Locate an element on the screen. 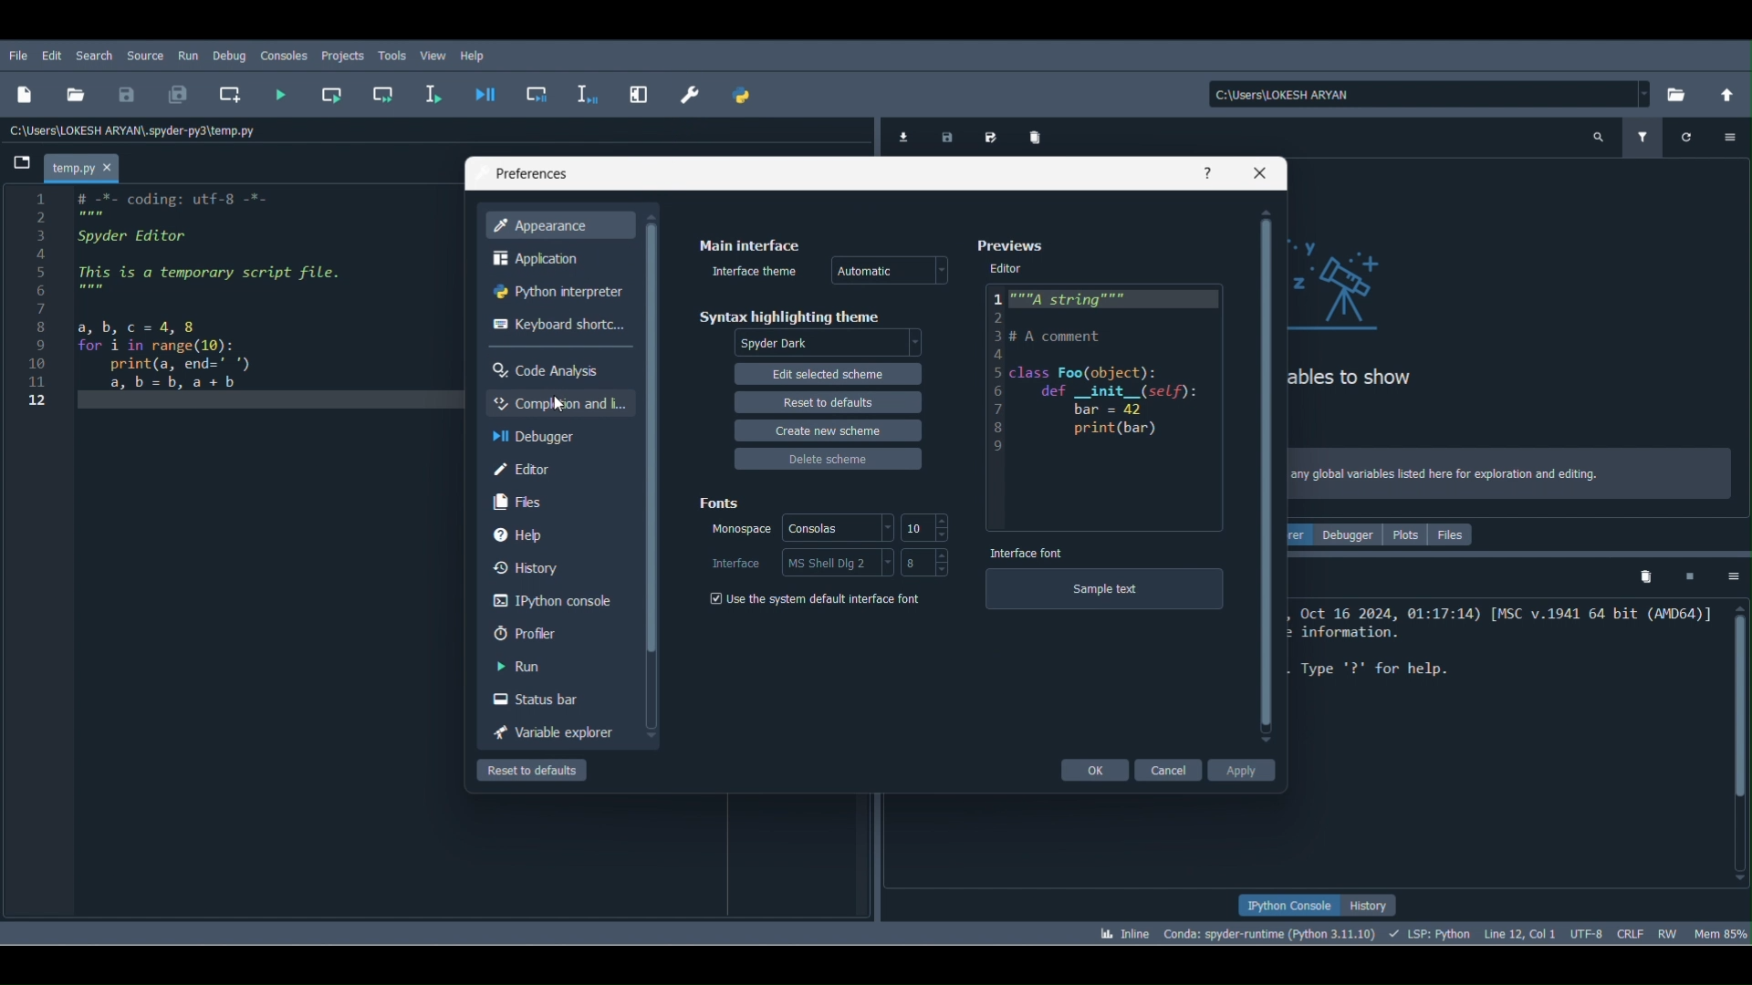  Debug file ( Ctrl + F5) is located at coordinates (492, 94).